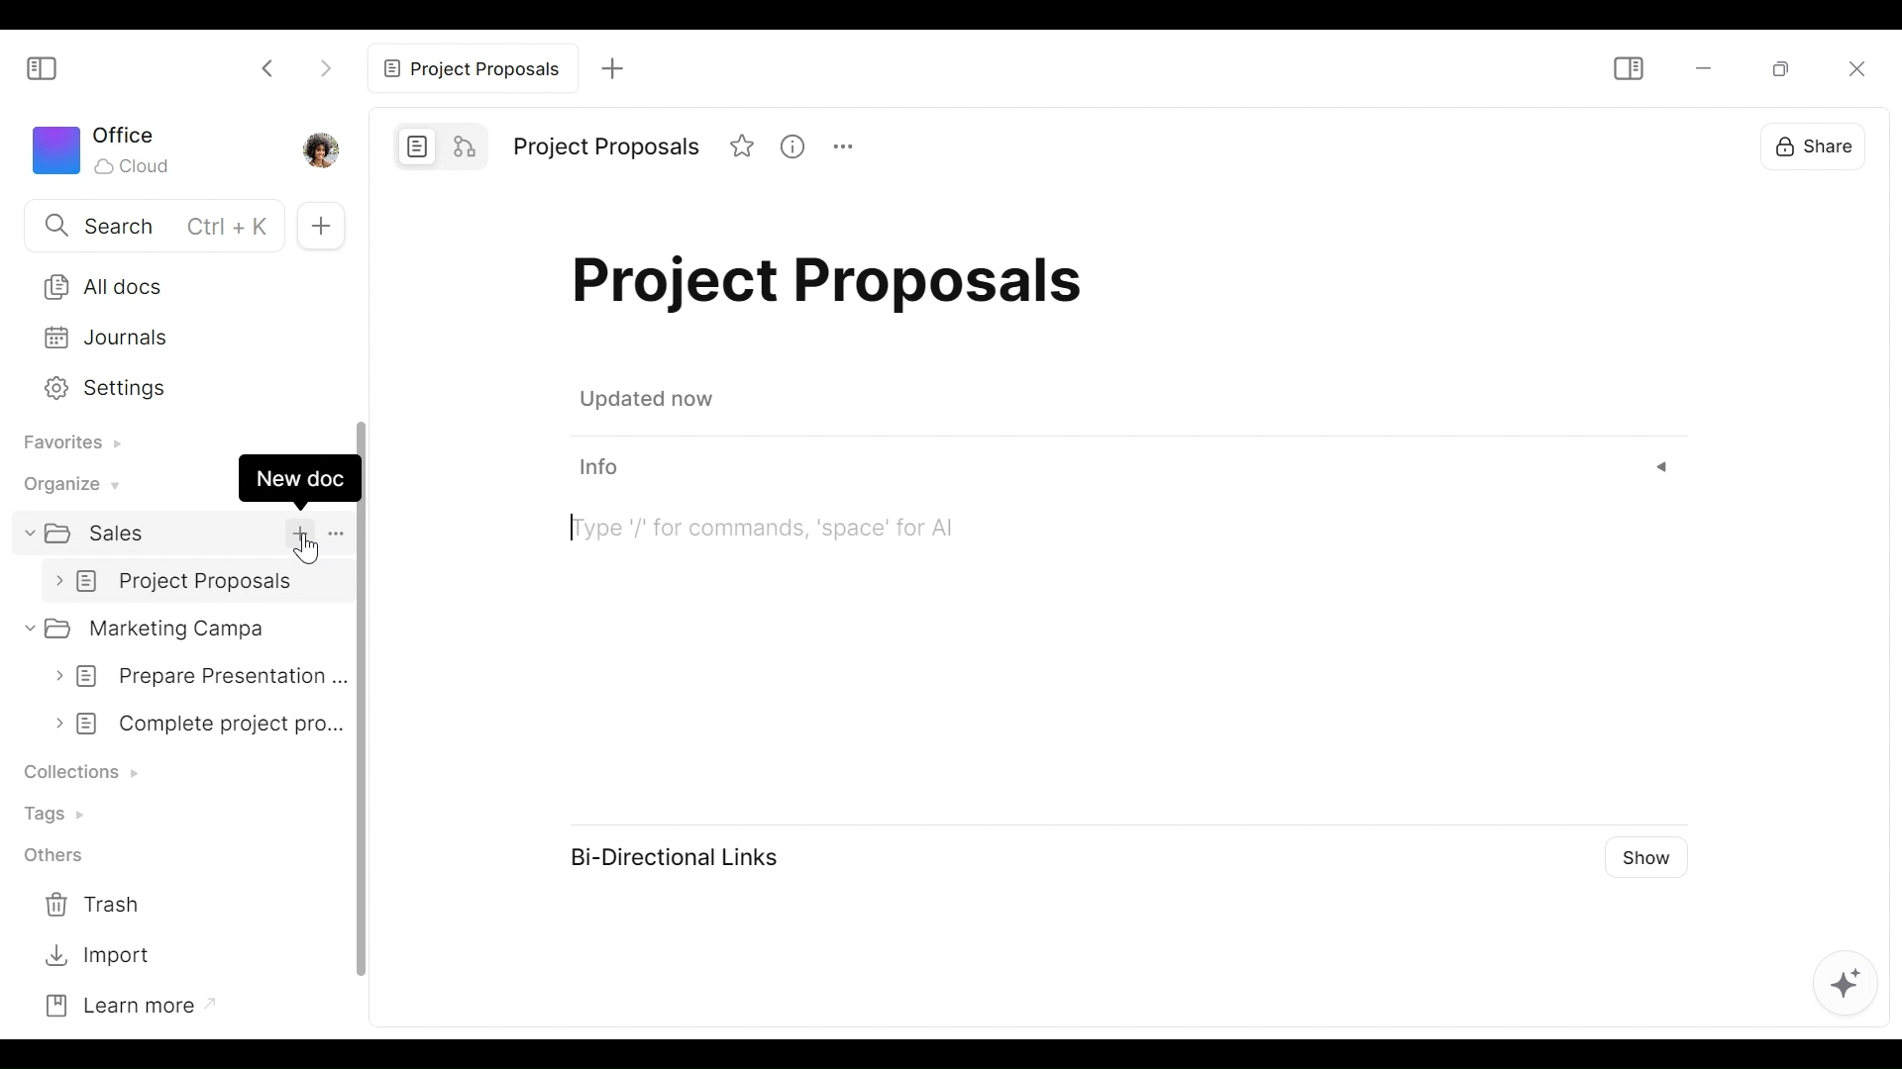 This screenshot has width=1902, height=1069. I want to click on updated now, so click(644, 398).